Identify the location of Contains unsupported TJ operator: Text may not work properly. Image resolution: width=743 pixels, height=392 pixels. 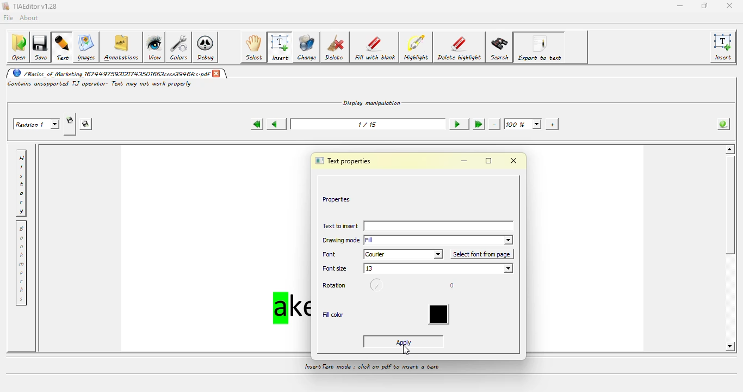
(100, 84).